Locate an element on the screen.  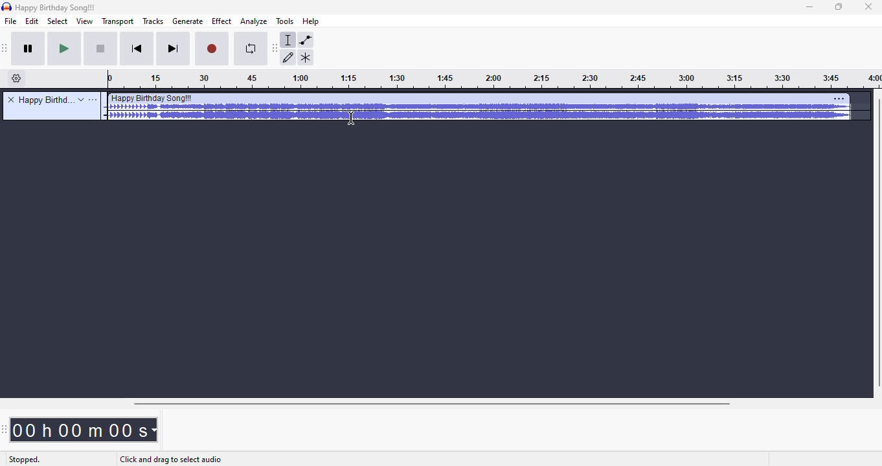
click and drag to select audio is located at coordinates (170, 460).